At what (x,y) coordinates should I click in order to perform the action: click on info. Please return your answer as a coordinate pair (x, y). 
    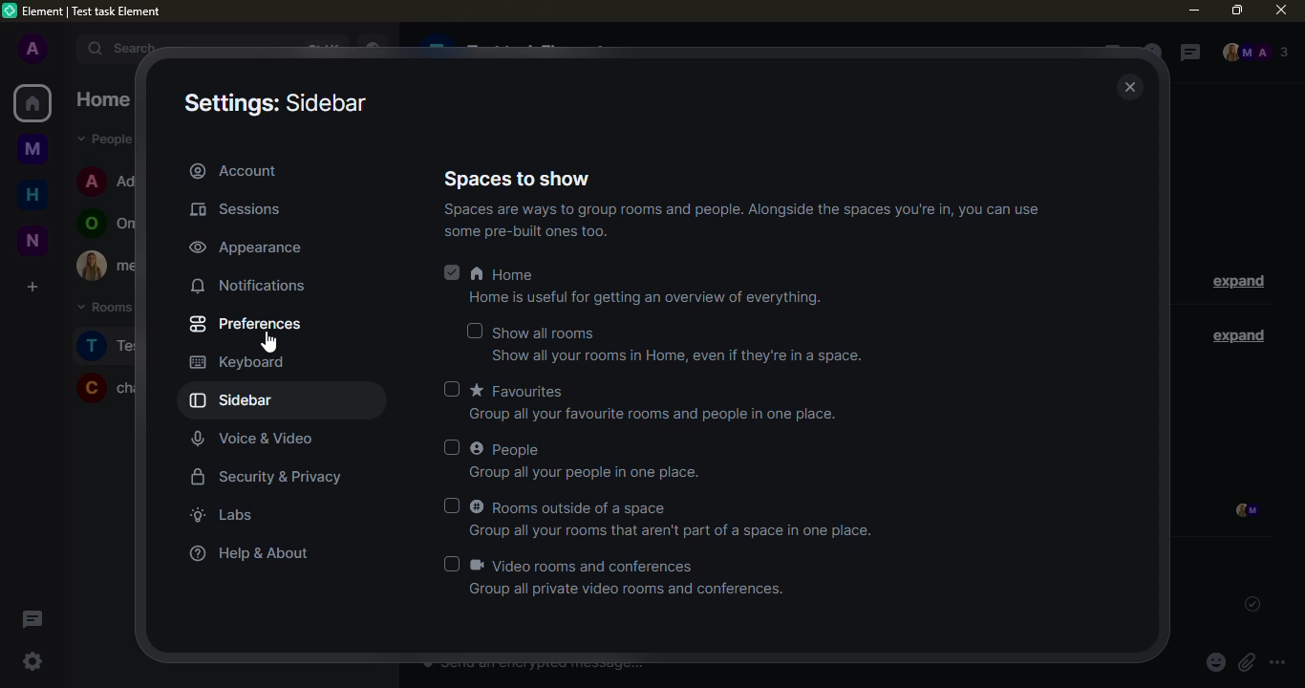
    Looking at the image, I should click on (748, 219).